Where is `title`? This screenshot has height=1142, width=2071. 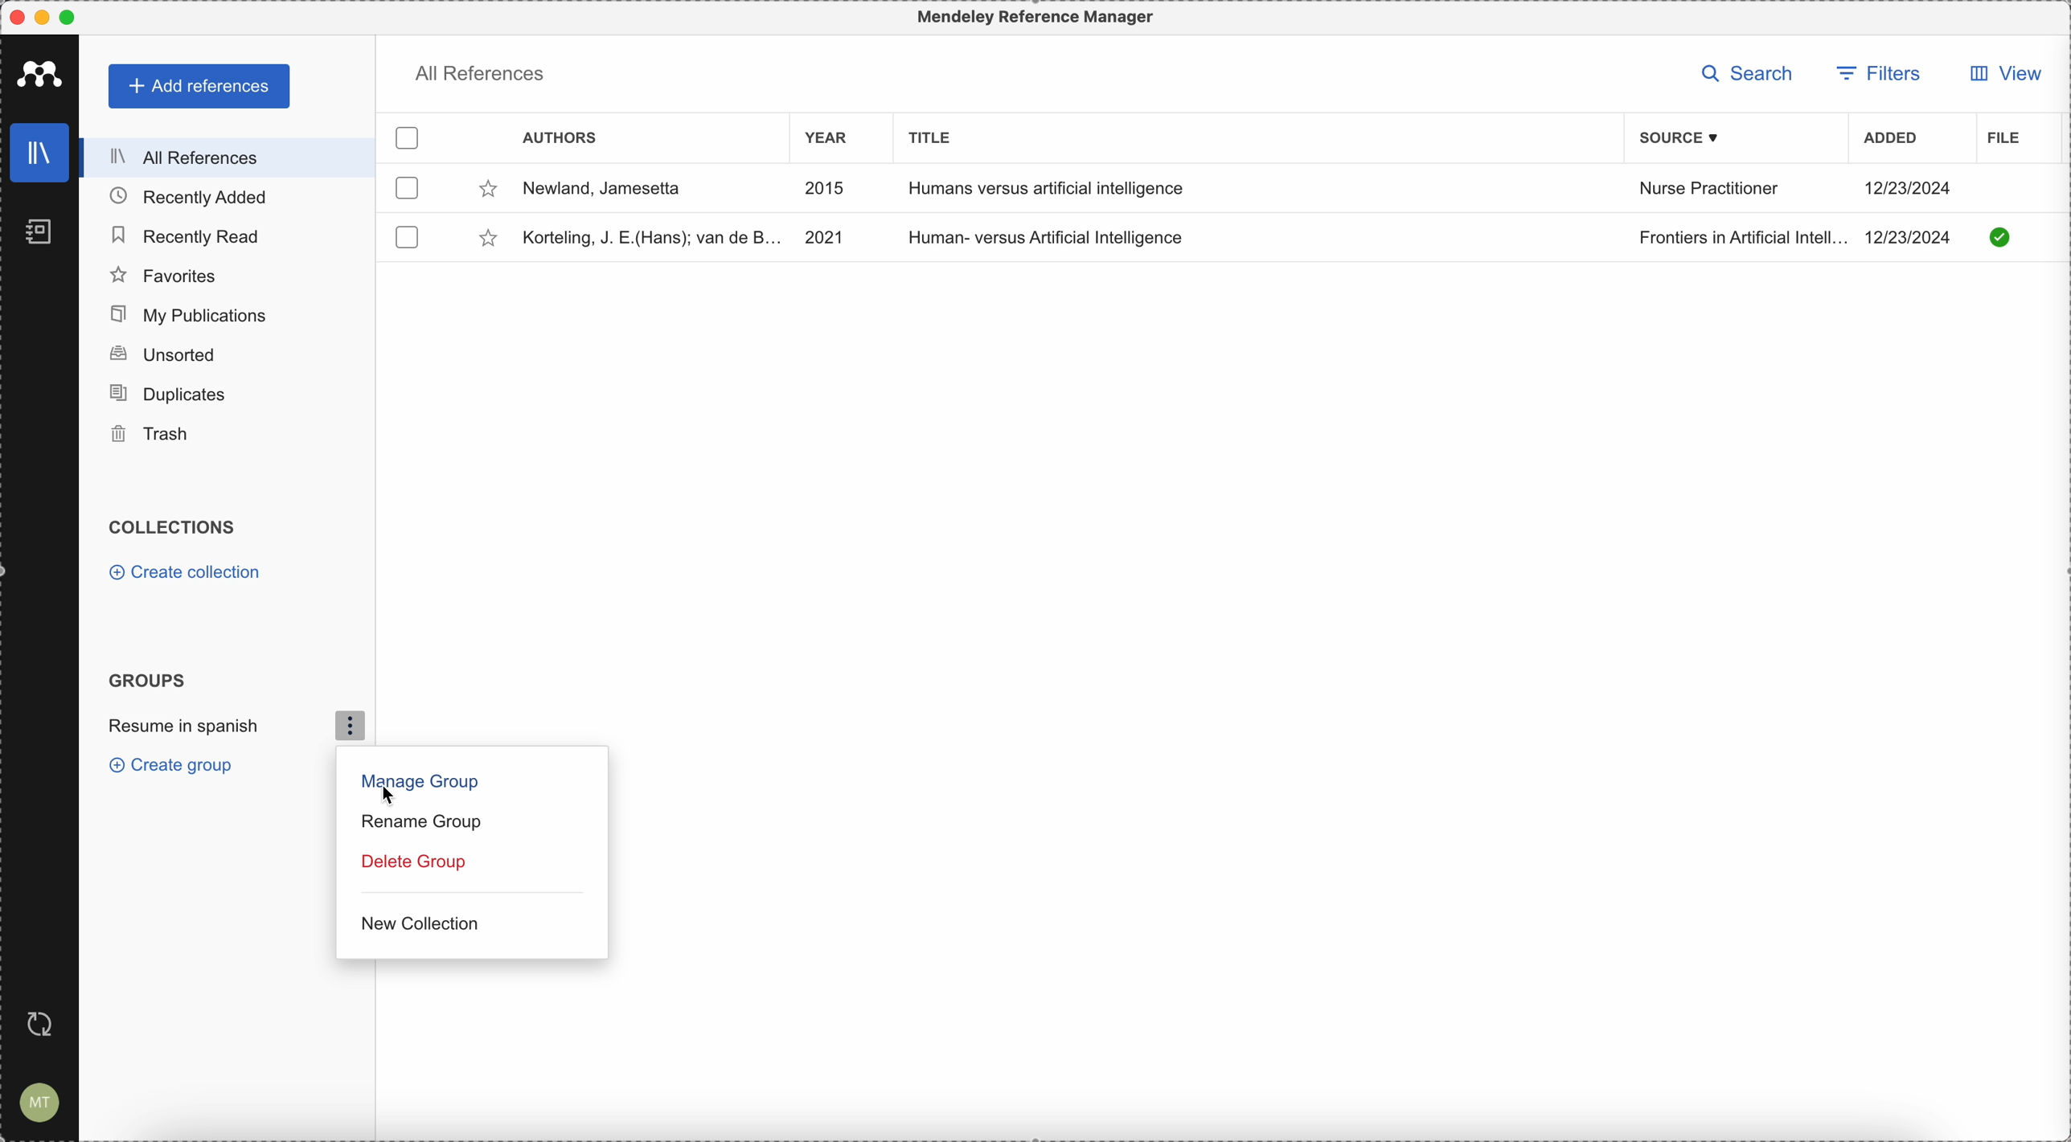 title is located at coordinates (931, 136).